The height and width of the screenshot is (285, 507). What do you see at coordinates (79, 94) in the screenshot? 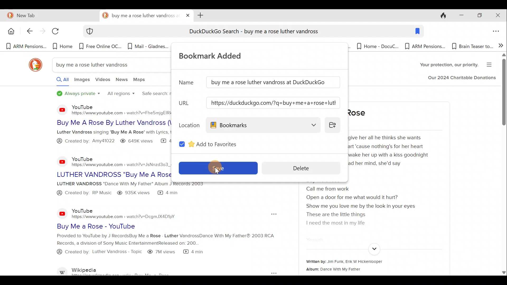
I see `Always private` at bounding box center [79, 94].